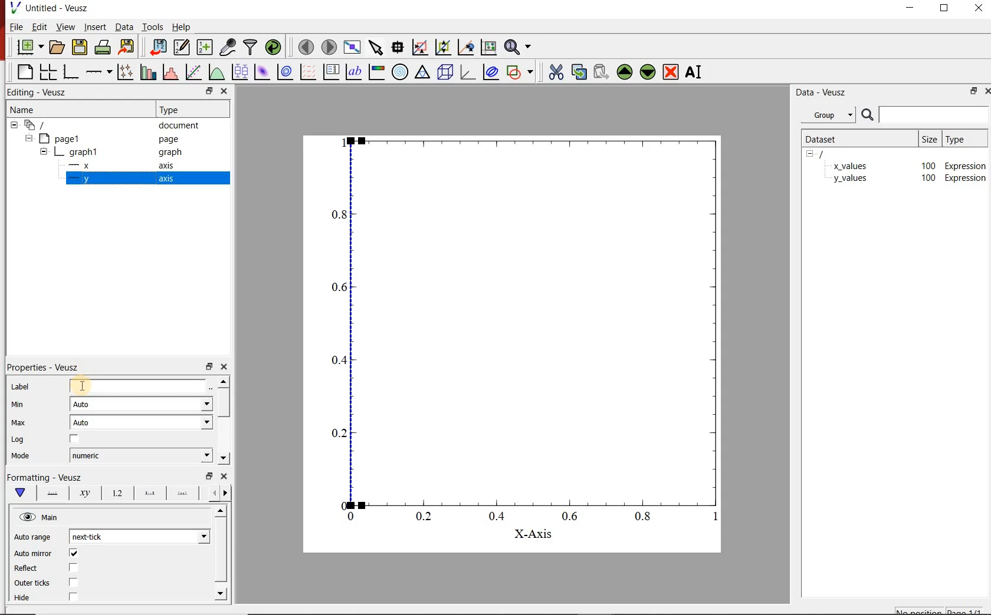  Describe the element at coordinates (966, 164) in the screenshot. I see `Expression` at that location.